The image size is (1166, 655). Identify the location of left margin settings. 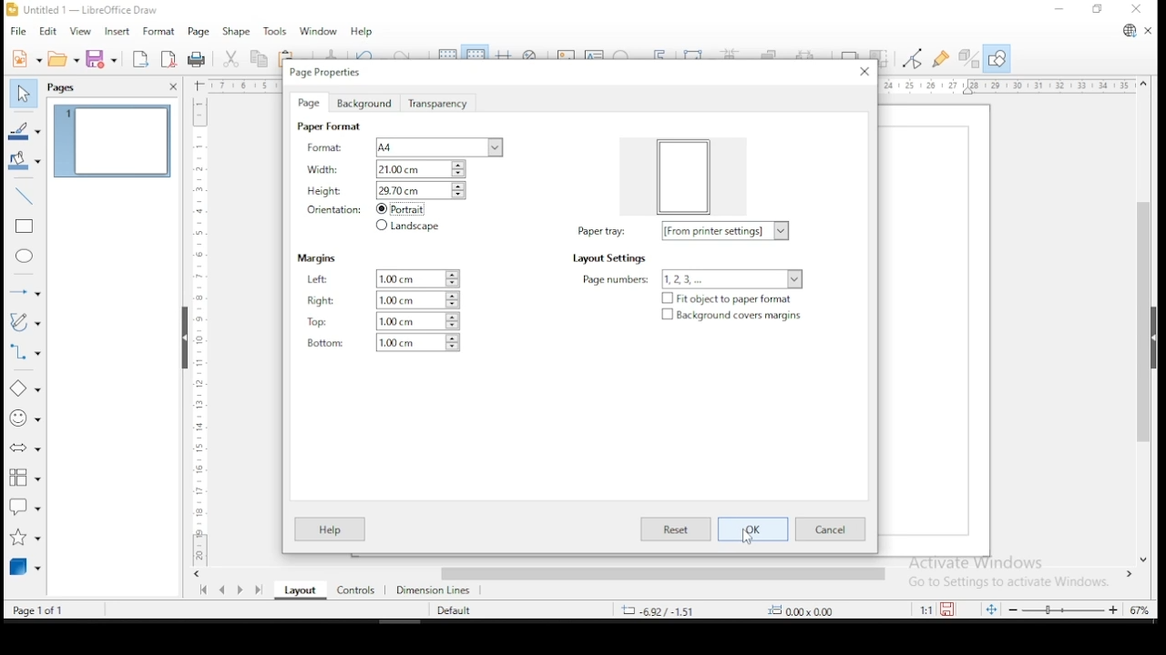
(383, 279).